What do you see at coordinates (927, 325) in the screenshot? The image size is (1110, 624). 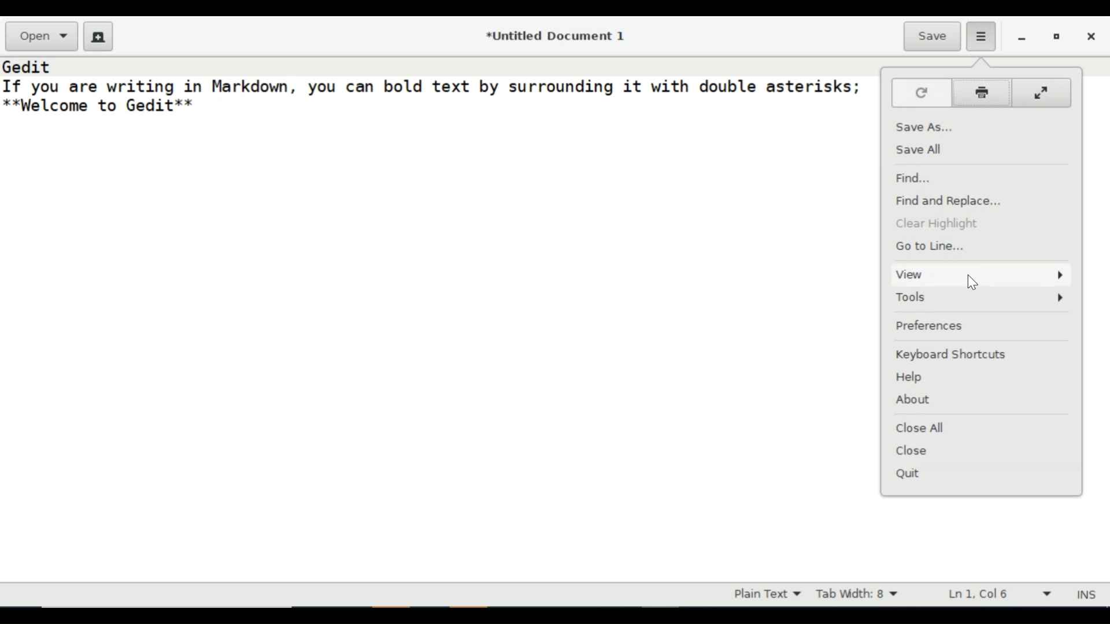 I see `Preferences` at bounding box center [927, 325].